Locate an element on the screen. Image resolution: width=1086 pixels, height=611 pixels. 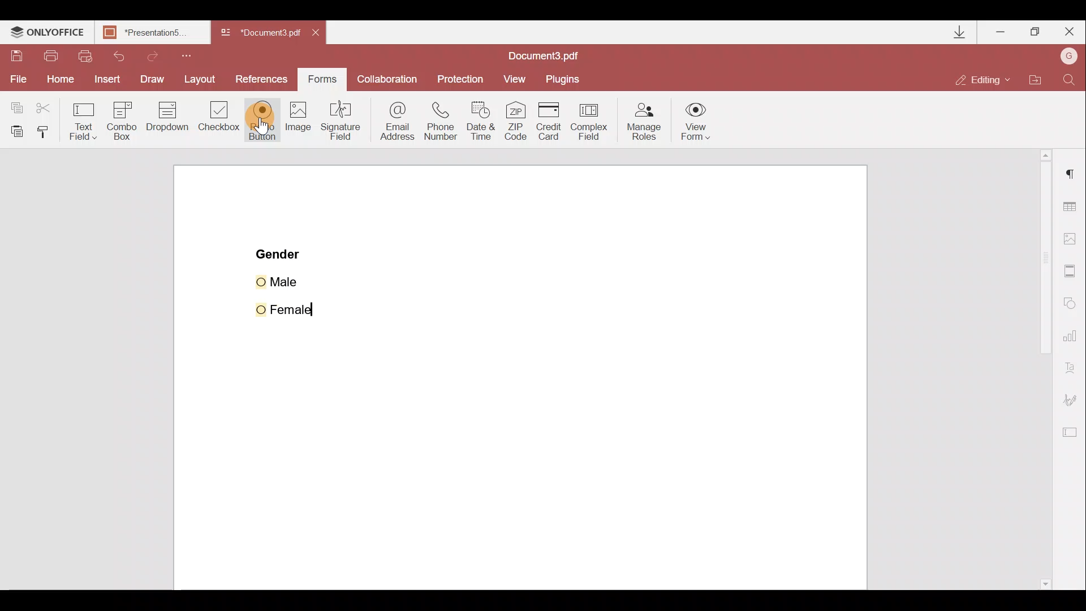
Credit card is located at coordinates (549, 118).